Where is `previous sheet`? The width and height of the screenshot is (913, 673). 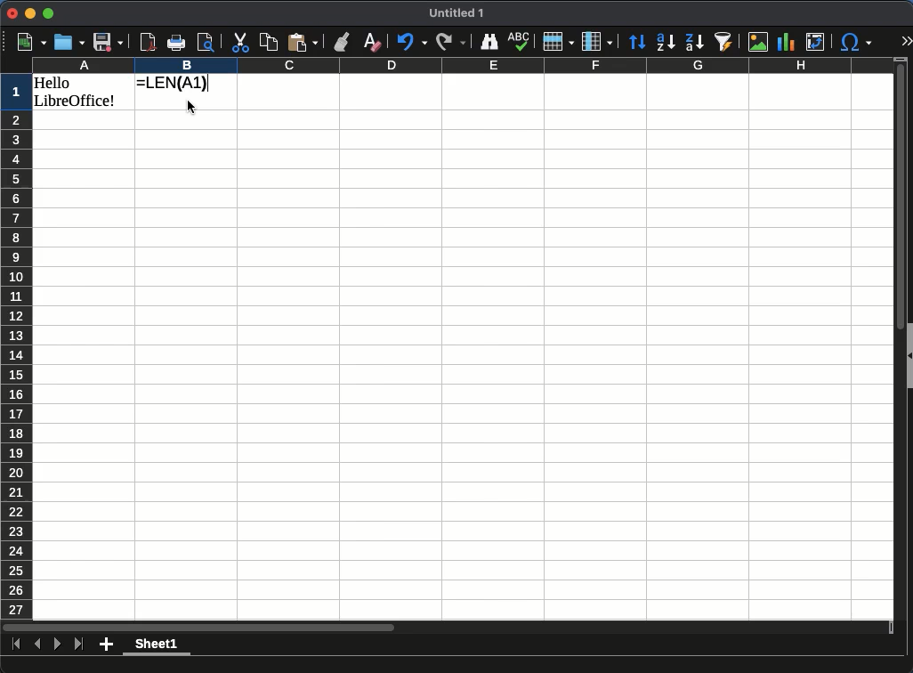 previous sheet is located at coordinates (37, 641).